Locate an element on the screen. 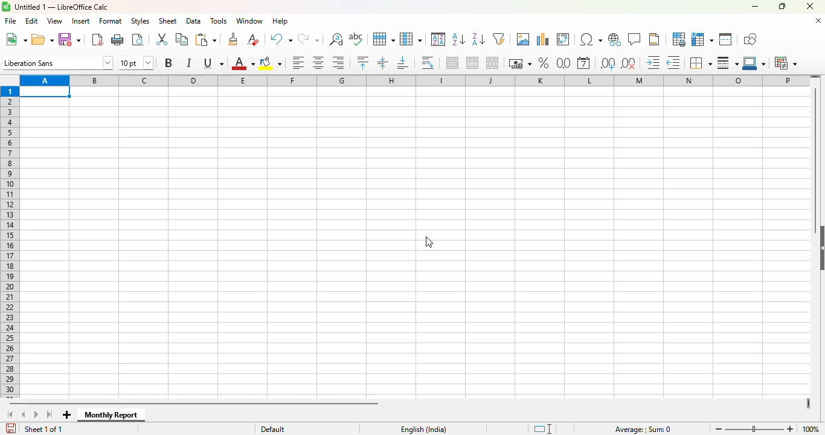 The image size is (825, 435). conditional is located at coordinates (785, 63).